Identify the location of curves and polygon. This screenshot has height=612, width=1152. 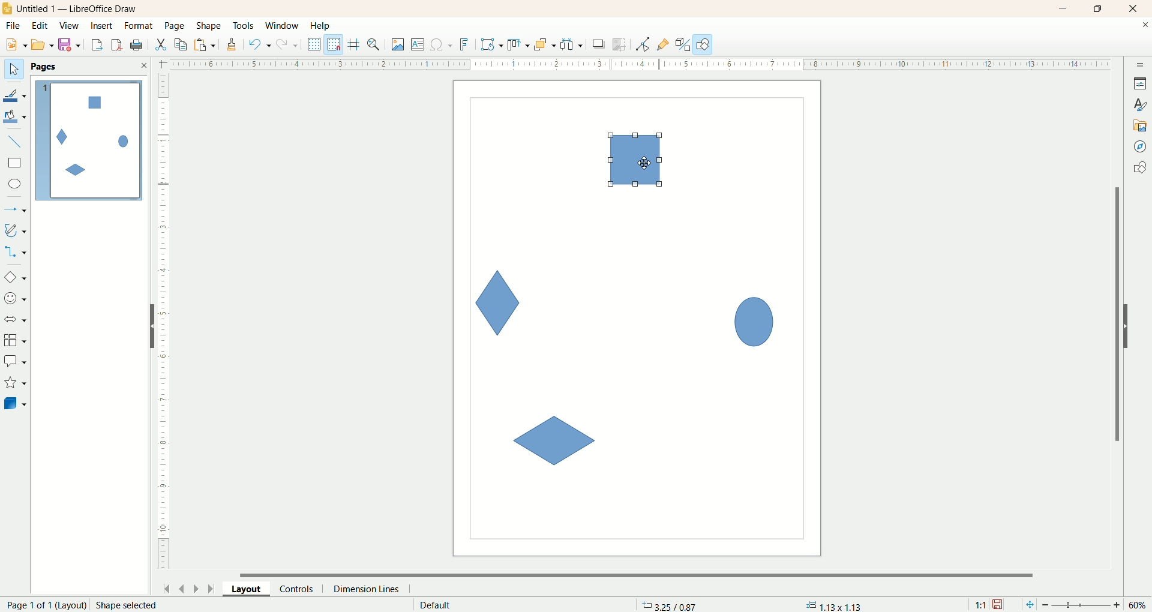
(16, 230).